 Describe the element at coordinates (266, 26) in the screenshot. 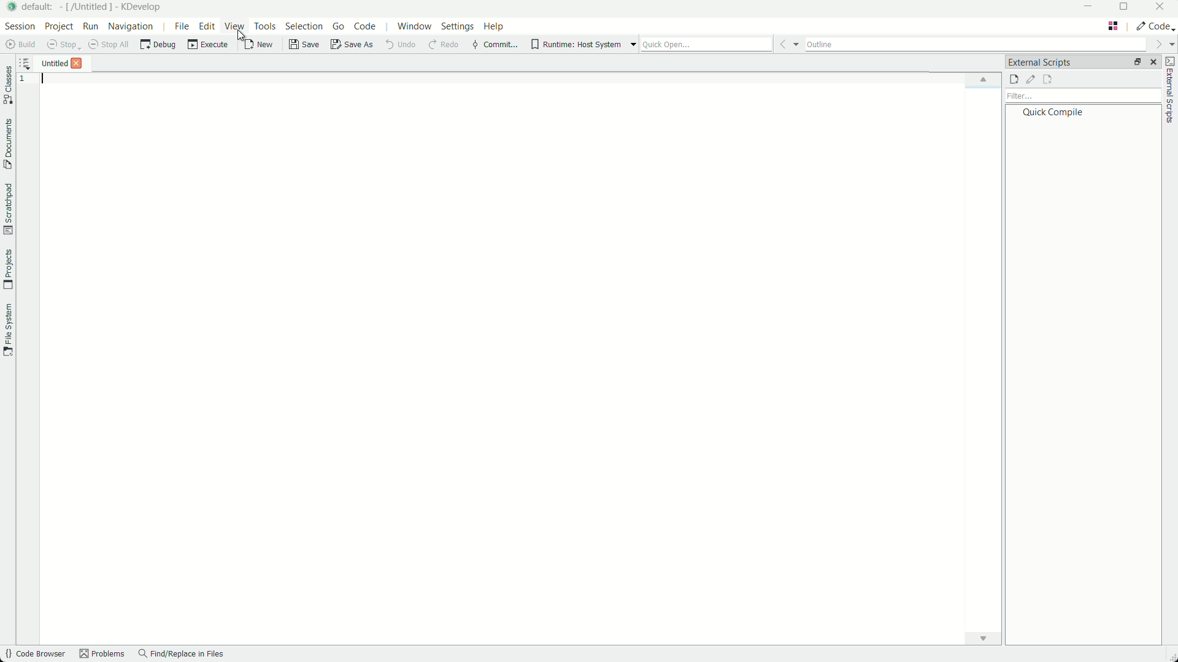

I see `tools` at that location.